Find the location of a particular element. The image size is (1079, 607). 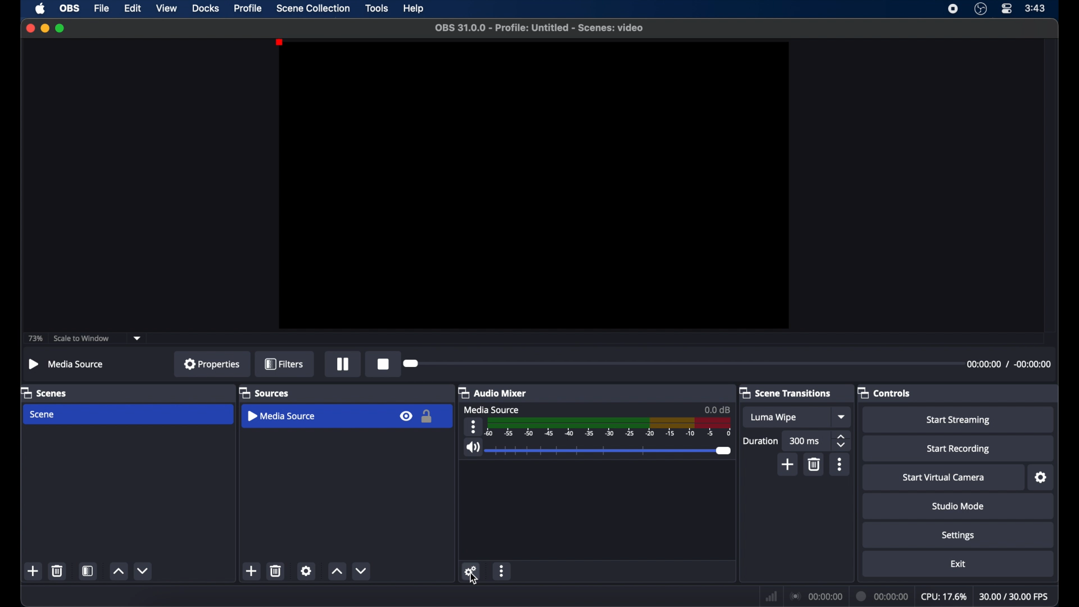

settings is located at coordinates (959, 536).